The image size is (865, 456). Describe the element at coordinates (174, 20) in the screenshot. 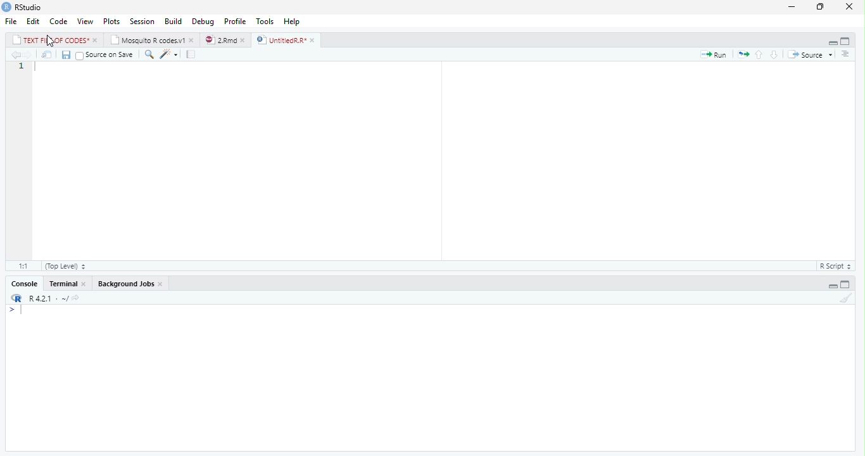

I see `Build` at that location.